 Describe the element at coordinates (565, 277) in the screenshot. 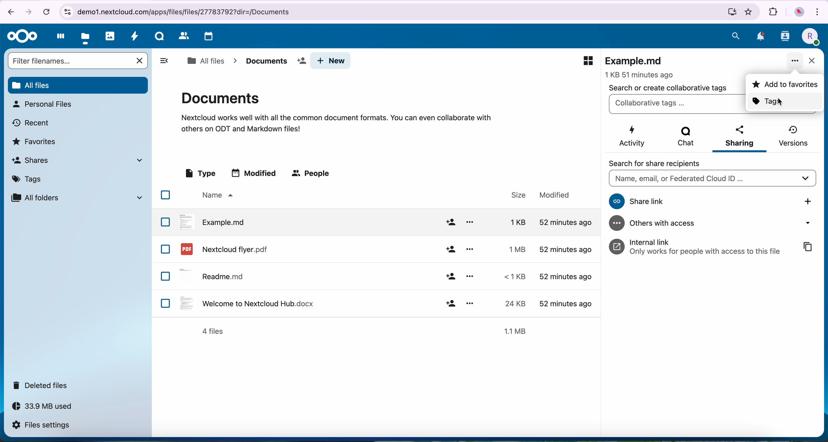

I see `modified` at that location.